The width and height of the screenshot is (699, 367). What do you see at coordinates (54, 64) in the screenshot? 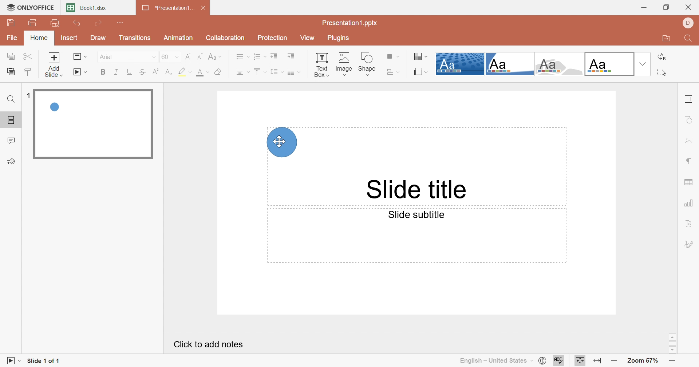
I see `Add slide` at bounding box center [54, 64].